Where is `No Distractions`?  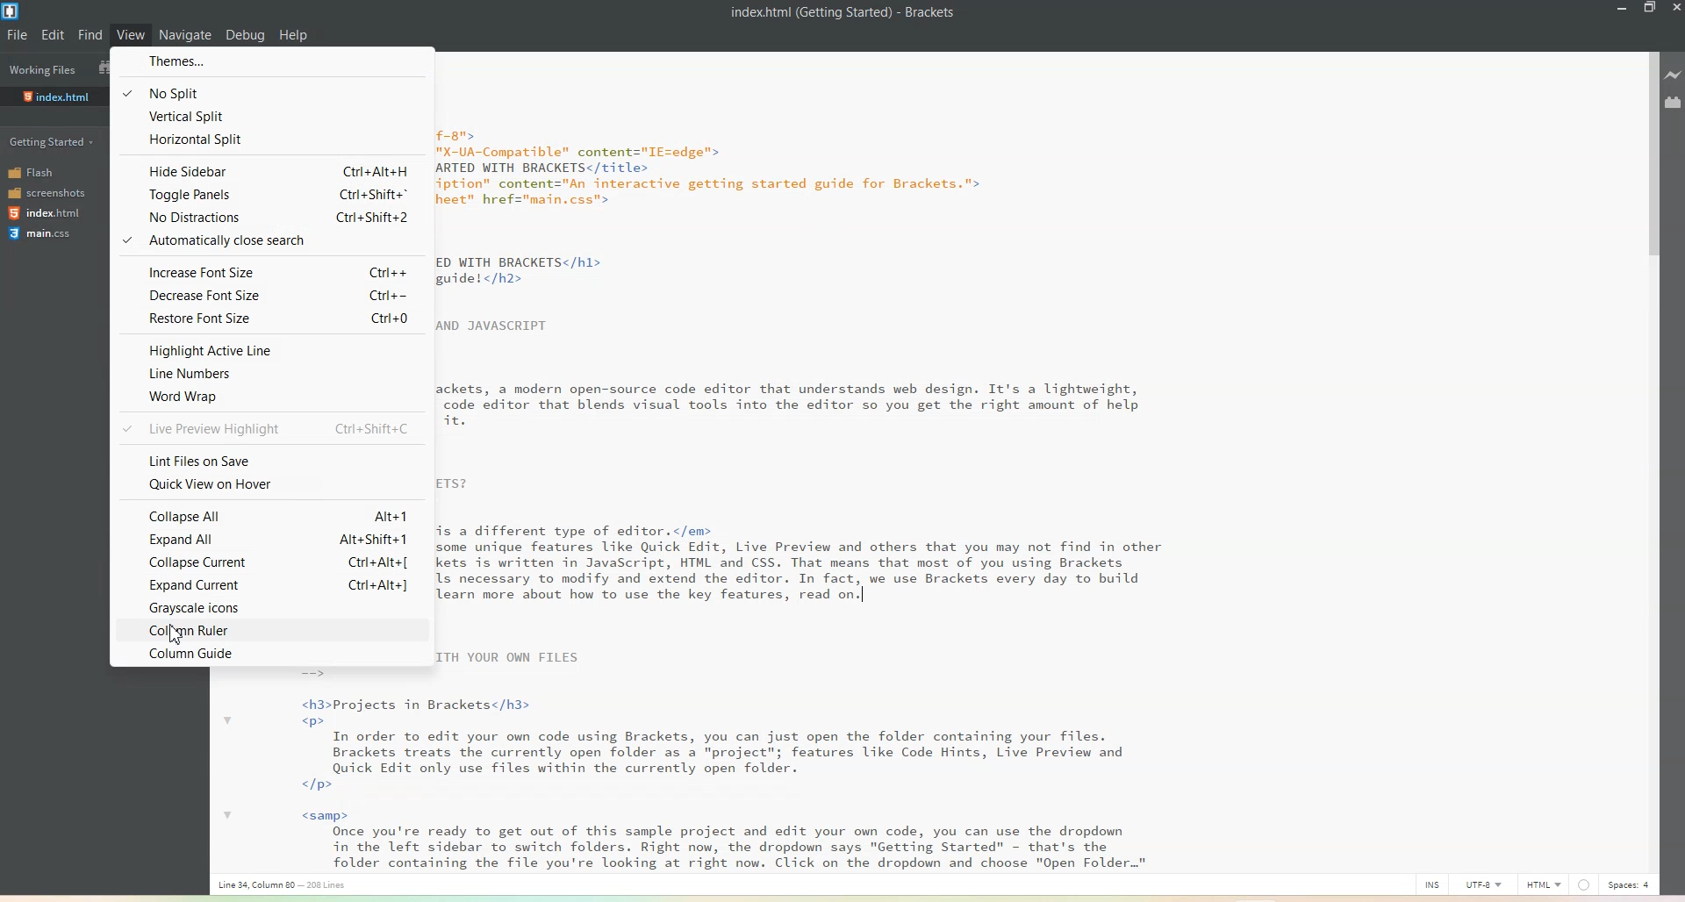 No Distractions is located at coordinates (269, 215).